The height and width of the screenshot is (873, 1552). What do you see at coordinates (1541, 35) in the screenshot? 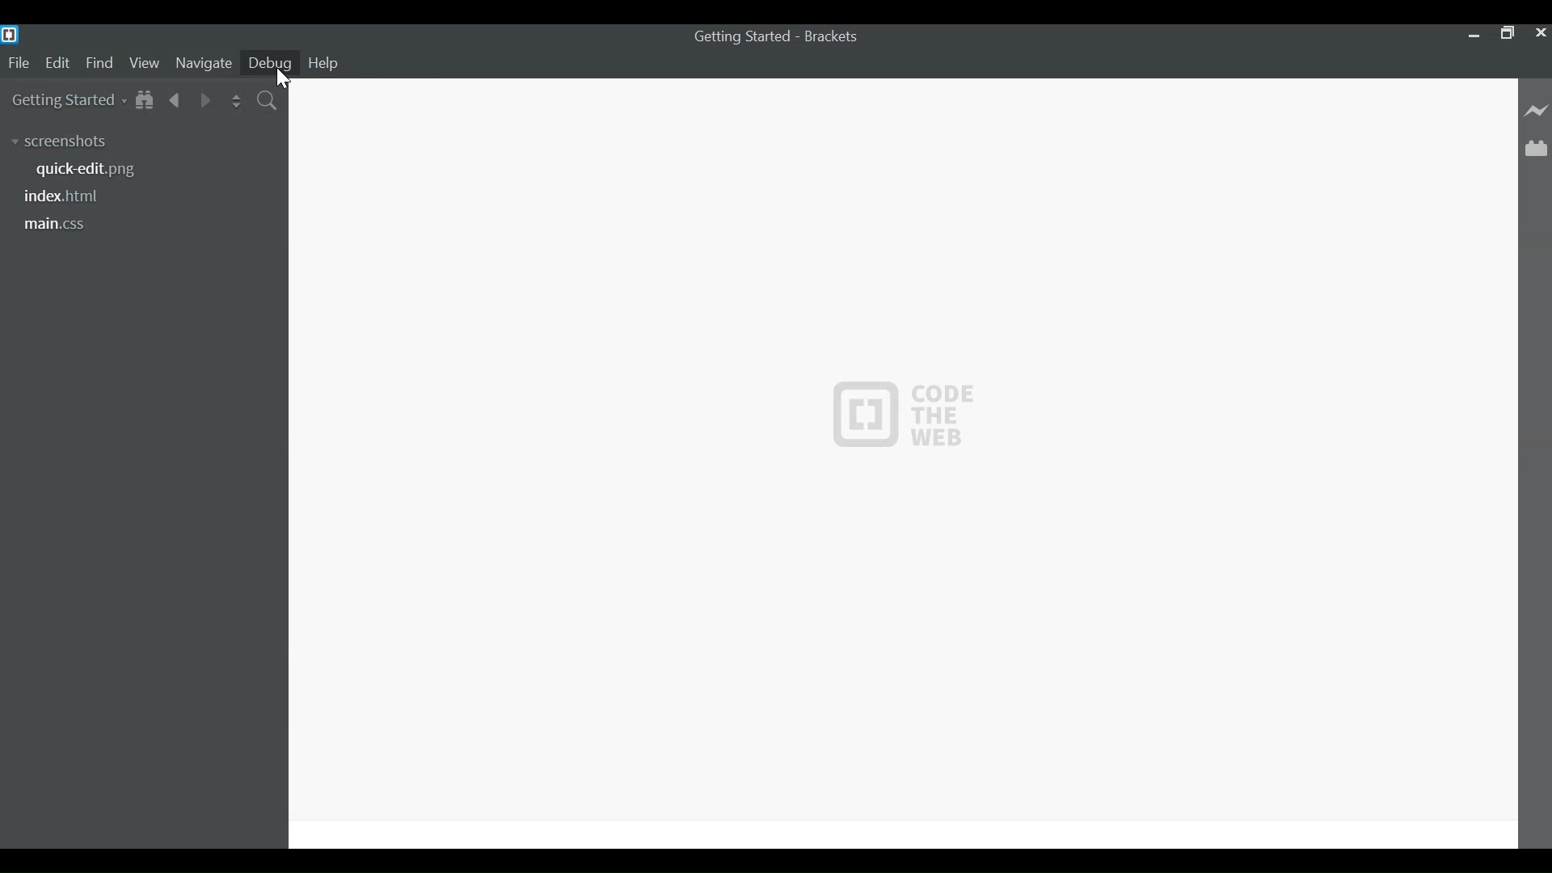
I see `Close` at bounding box center [1541, 35].